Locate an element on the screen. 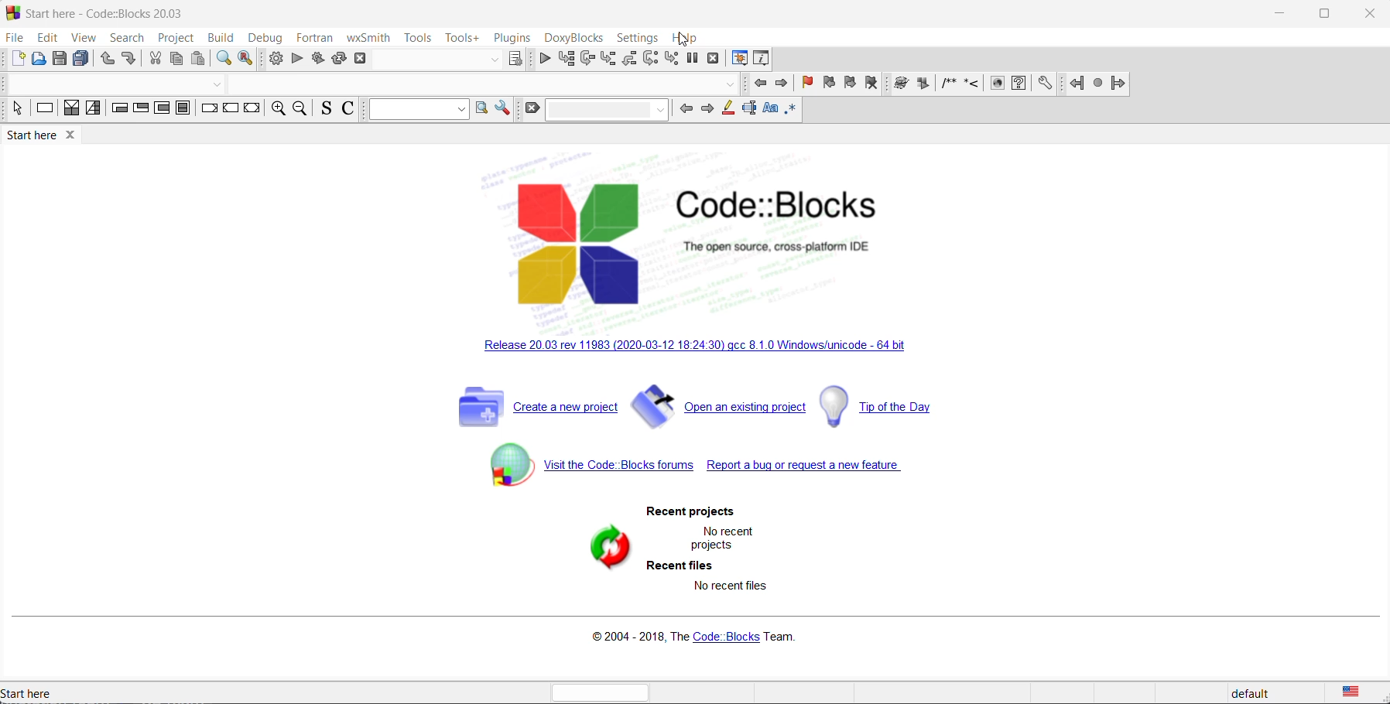 This screenshot has height=704, width=1390. jump forward is located at coordinates (1118, 84).